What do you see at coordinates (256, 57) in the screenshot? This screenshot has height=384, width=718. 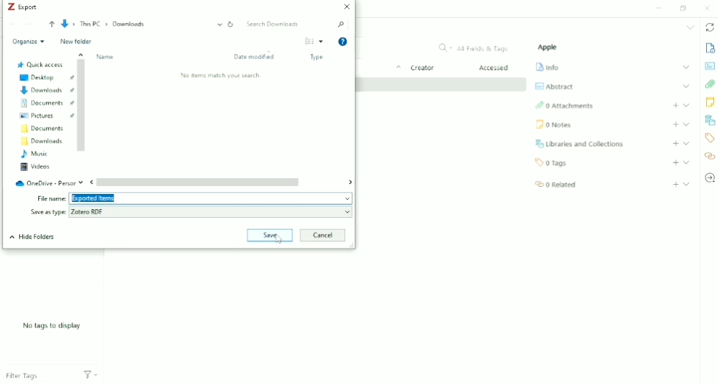 I see `Date modified` at bounding box center [256, 57].